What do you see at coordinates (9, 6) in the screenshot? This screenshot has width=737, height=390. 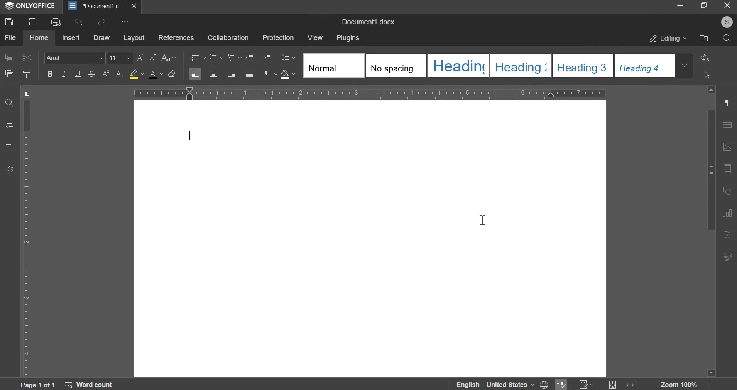 I see `logo` at bounding box center [9, 6].